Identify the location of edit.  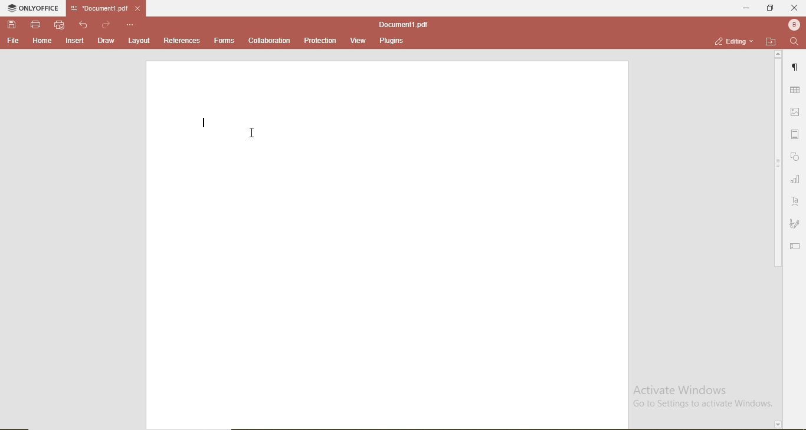
(797, 246).